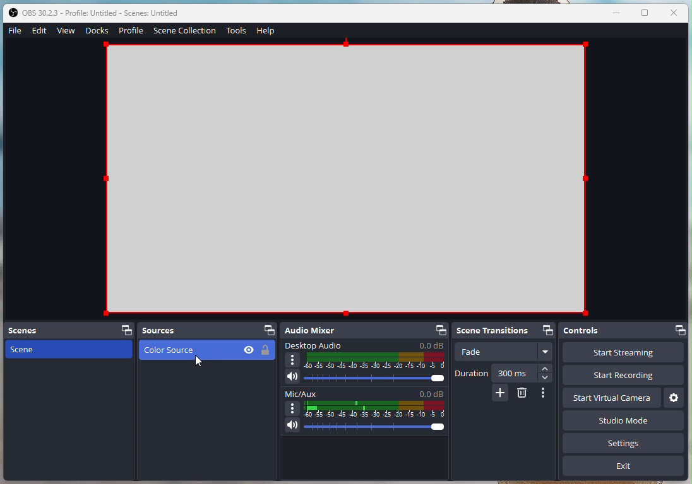 This screenshot has height=484, width=692. I want to click on Start recording, so click(627, 376).